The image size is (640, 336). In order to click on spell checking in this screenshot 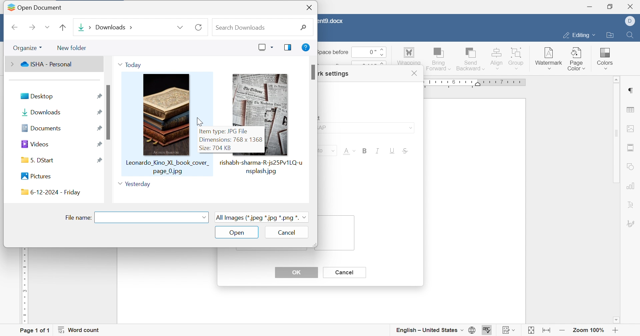, I will do `click(488, 330)`.